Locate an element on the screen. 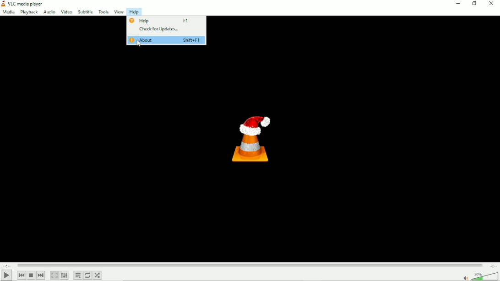 The width and height of the screenshot is (500, 281). Play duration is located at coordinates (250, 266).